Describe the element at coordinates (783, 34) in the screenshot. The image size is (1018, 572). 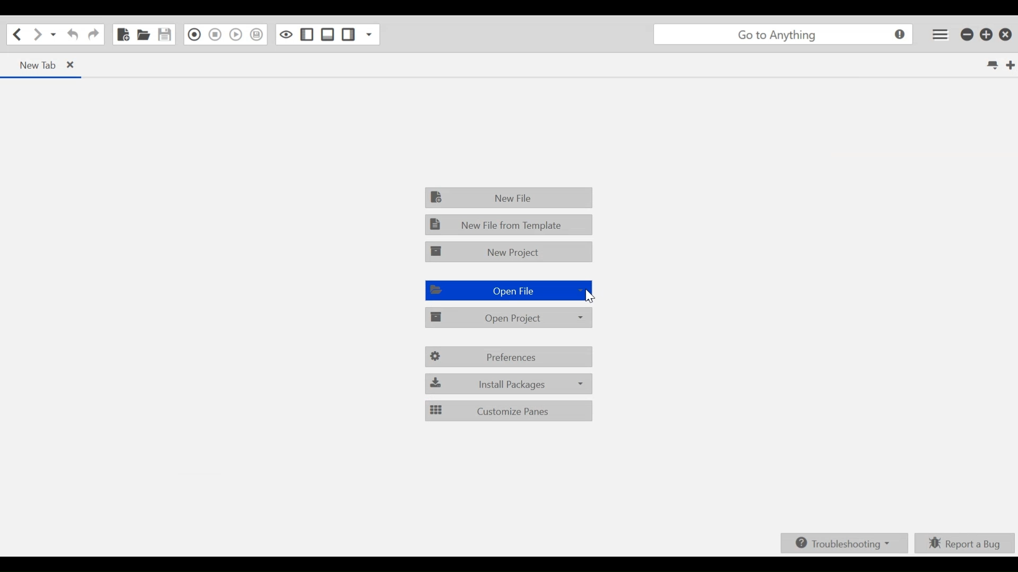
I see `go to anything` at that location.